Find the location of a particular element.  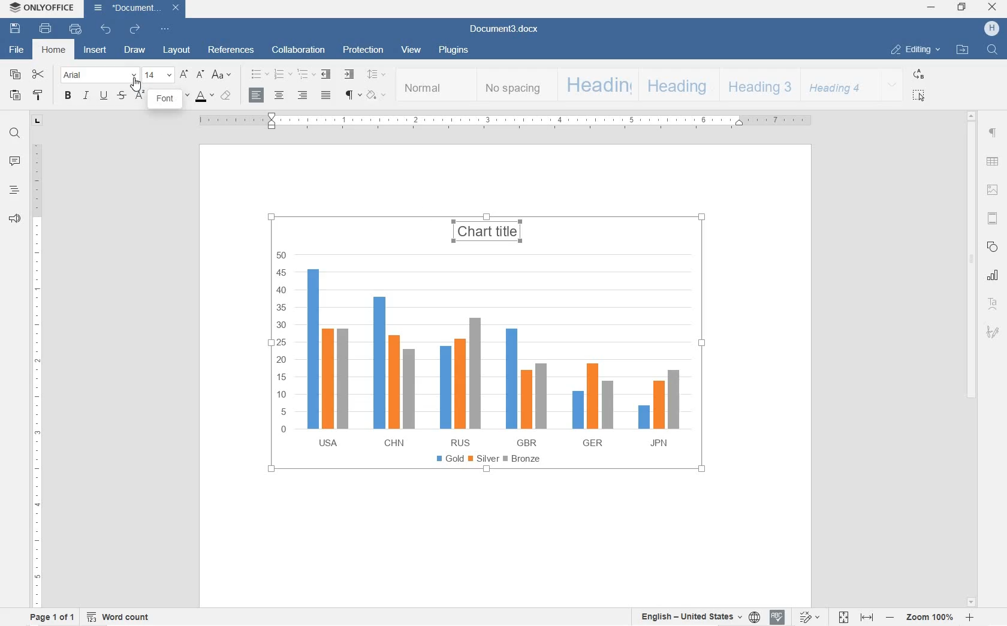

SIGNATURE is located at coordinates (993, 333).